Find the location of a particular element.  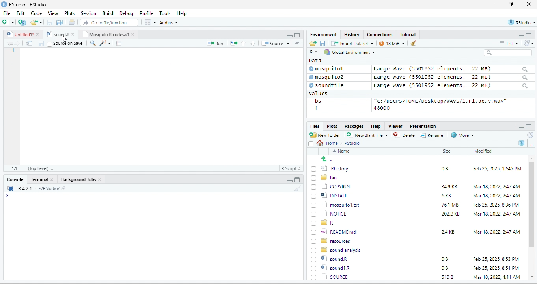

note is located at coordinates (119, 43).